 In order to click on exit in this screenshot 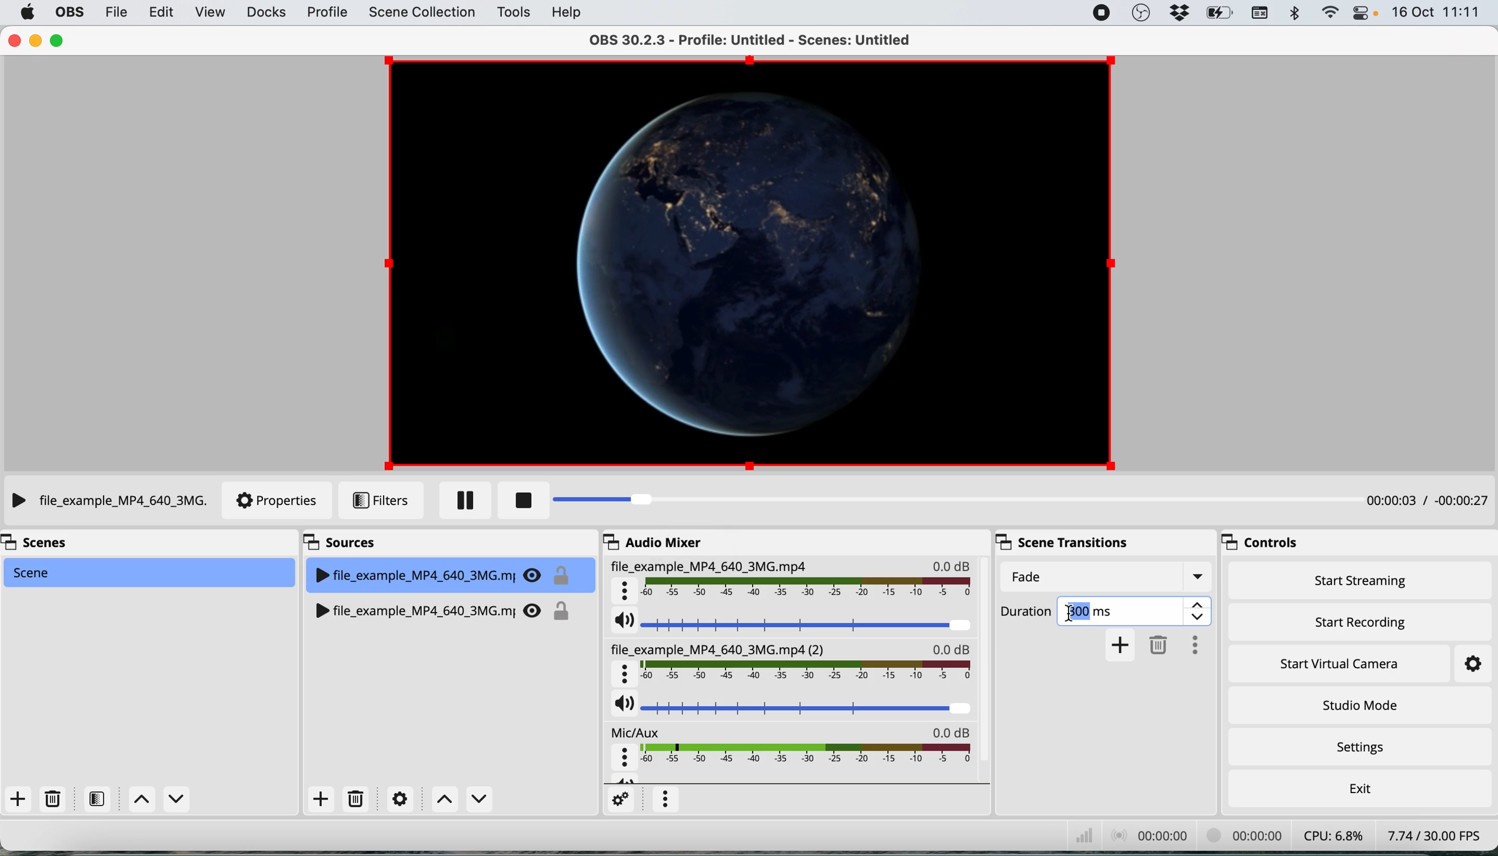, I will do `click(1359, 790)`.